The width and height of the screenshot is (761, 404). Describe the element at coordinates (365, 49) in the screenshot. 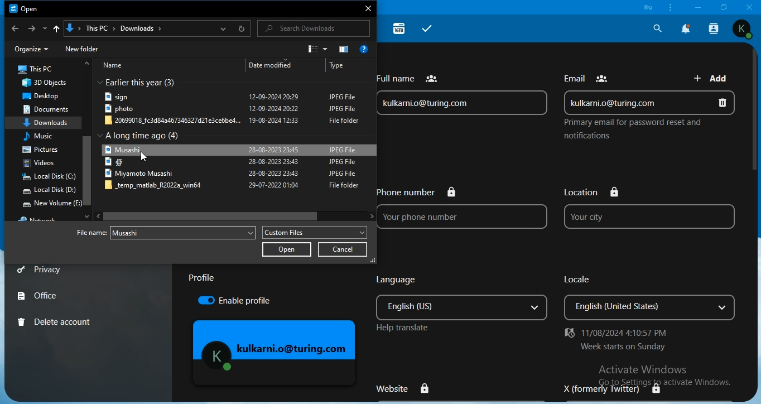

I see `get help` at that location.